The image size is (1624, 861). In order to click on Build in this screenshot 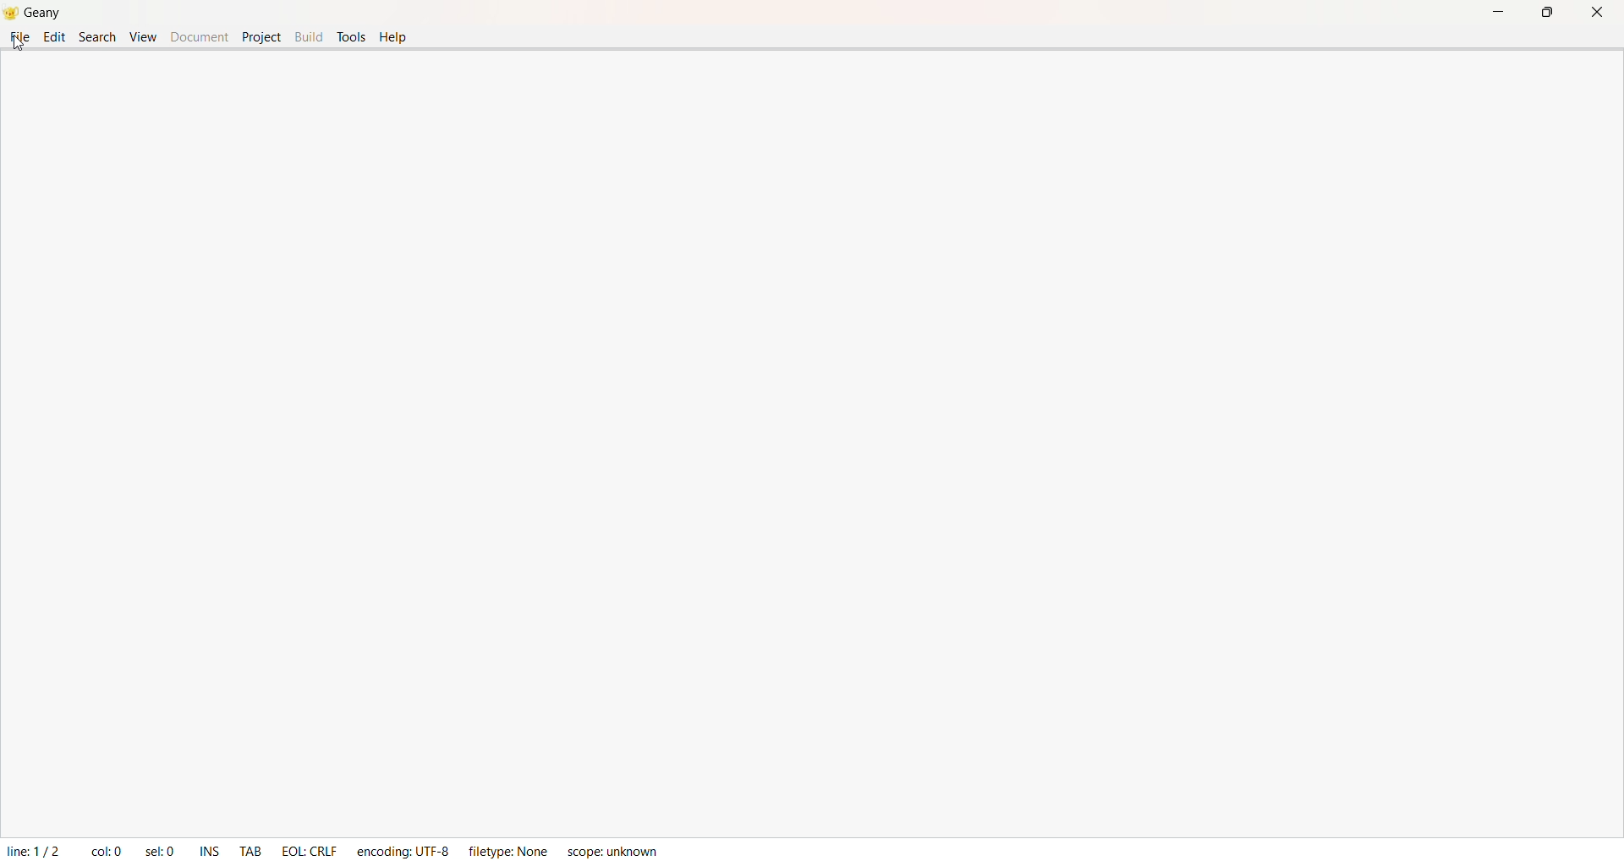, I will do `click(307, 36)`.